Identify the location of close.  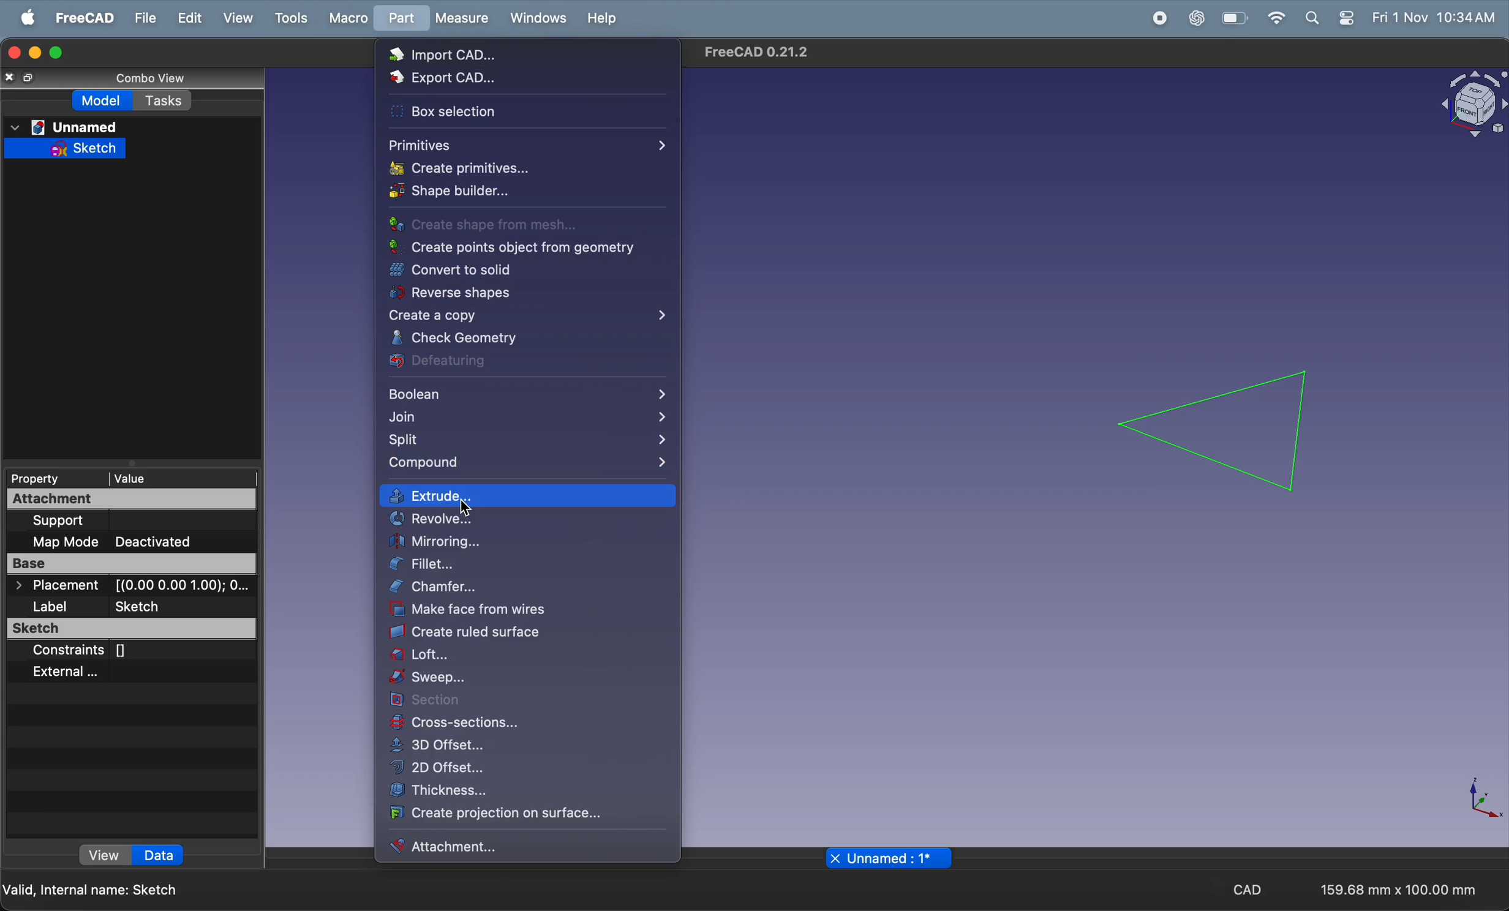
(10, 77).